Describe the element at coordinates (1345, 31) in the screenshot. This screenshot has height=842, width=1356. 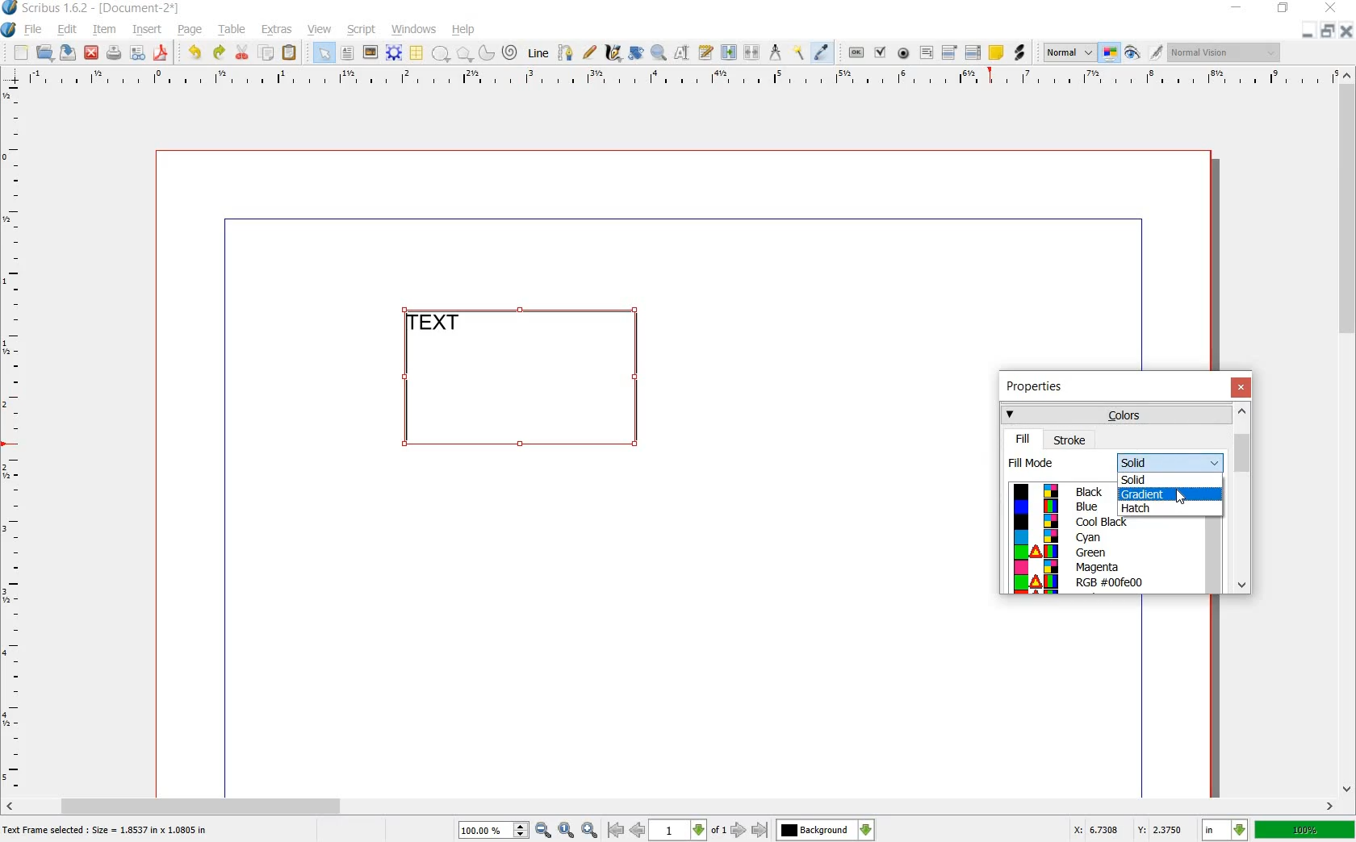
I see `close` at that location.